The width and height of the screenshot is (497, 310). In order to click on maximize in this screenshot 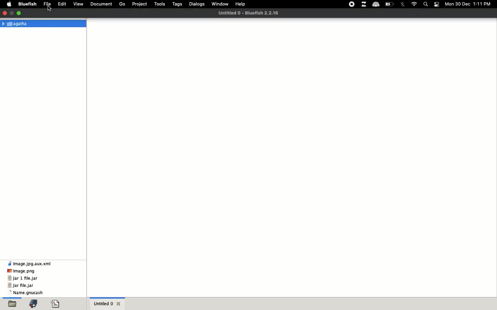, I will do `click(20, 13)`.